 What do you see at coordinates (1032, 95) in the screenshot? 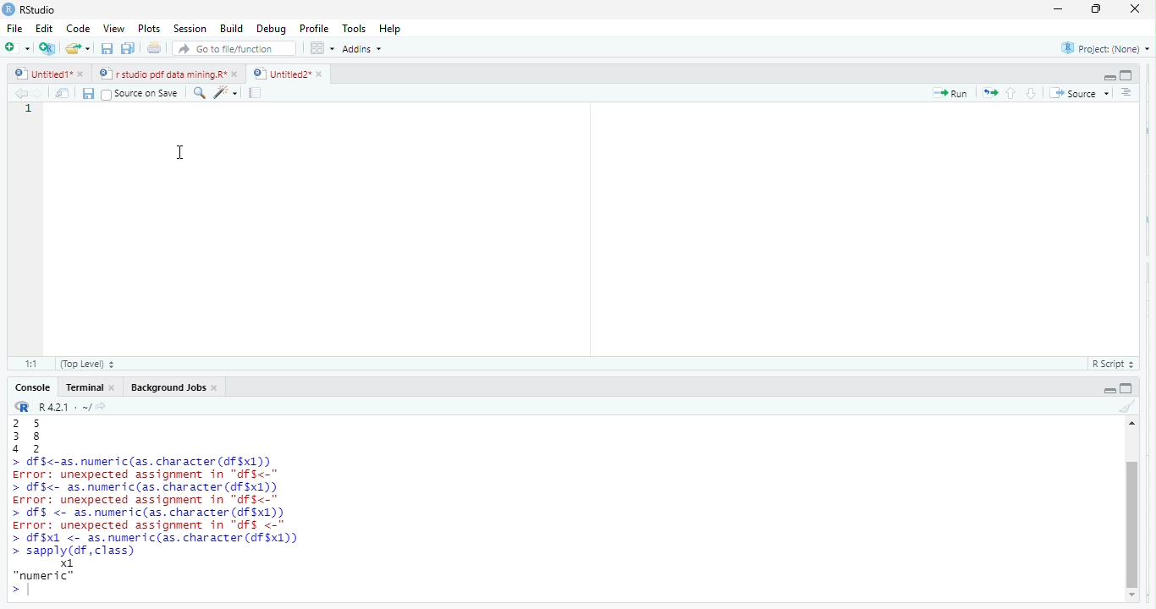
I see `go to next section /chunk` at bounding box center [1032, 95].